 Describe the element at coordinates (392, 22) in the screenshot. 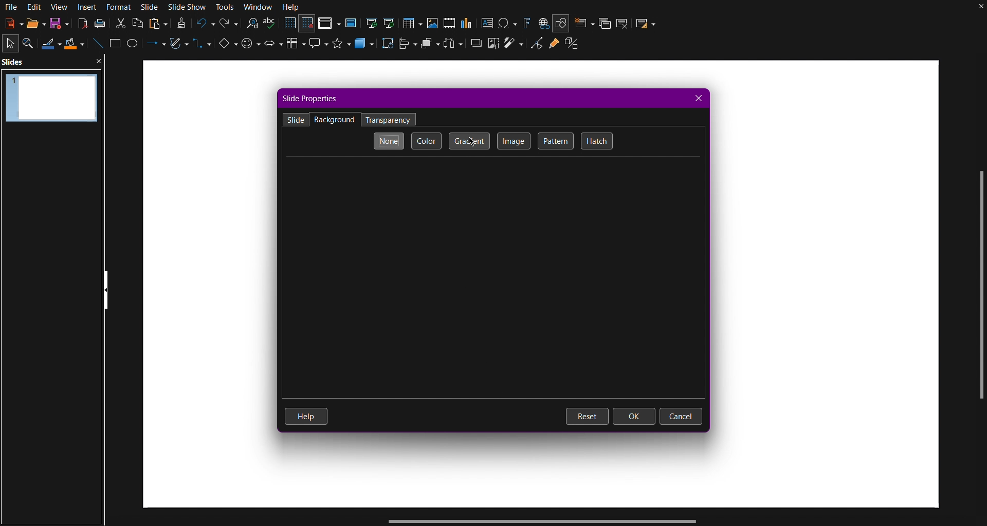

I see `Start from current slide` at that location.